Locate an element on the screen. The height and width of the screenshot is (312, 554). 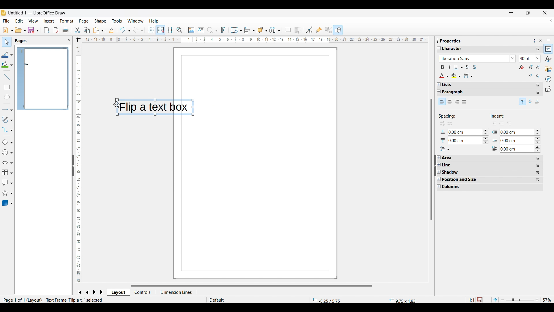
Center alignment is located at coordinates (530, 101).